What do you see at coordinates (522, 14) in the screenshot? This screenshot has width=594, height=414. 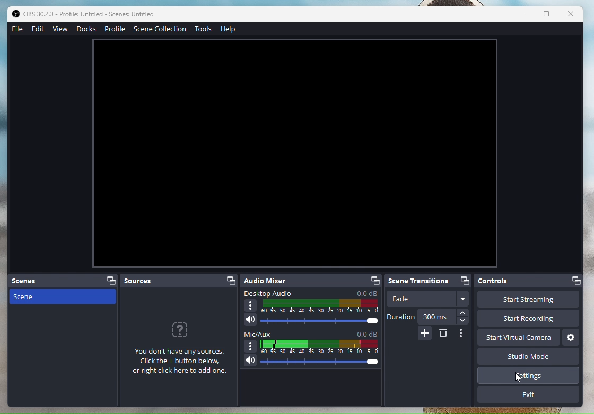 I see `Minimize` at bounding box center [522, 14].